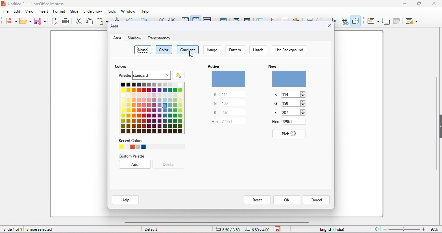 This screenshot has width=442, height=233. What do you see at coordinates (117, 19) in the screenshot?
I see `clone` at bounding box center [117, 19].